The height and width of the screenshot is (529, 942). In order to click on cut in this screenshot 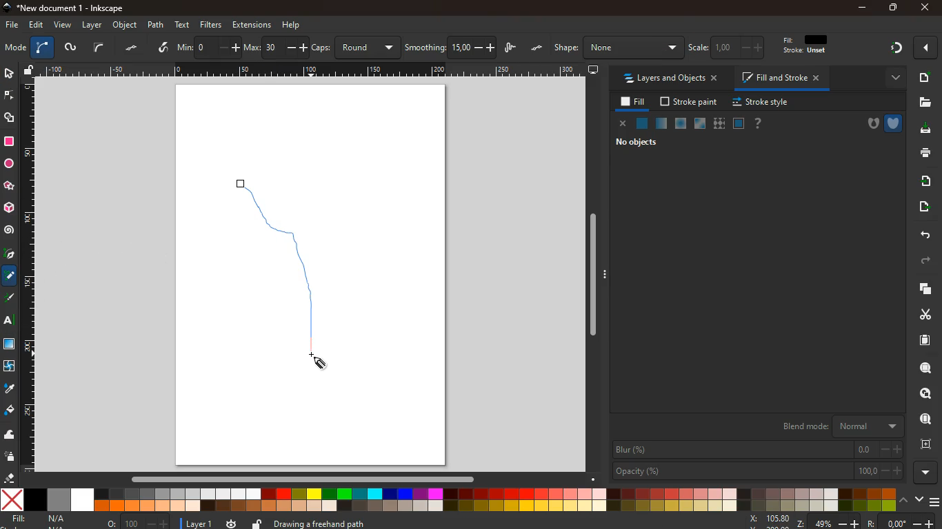, I will do `click(920, 314)`.